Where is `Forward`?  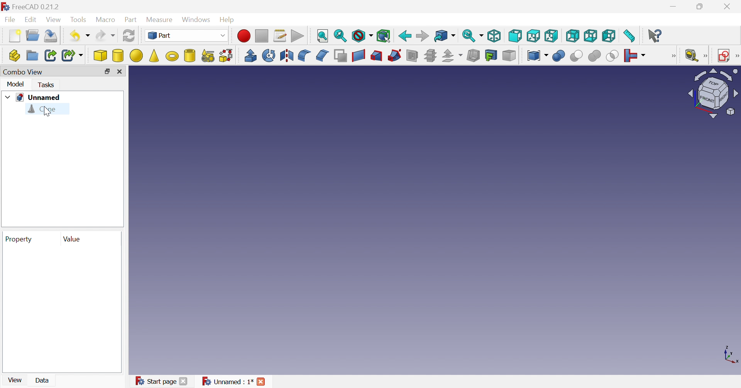
Forward is located at coordinates (423, 35).